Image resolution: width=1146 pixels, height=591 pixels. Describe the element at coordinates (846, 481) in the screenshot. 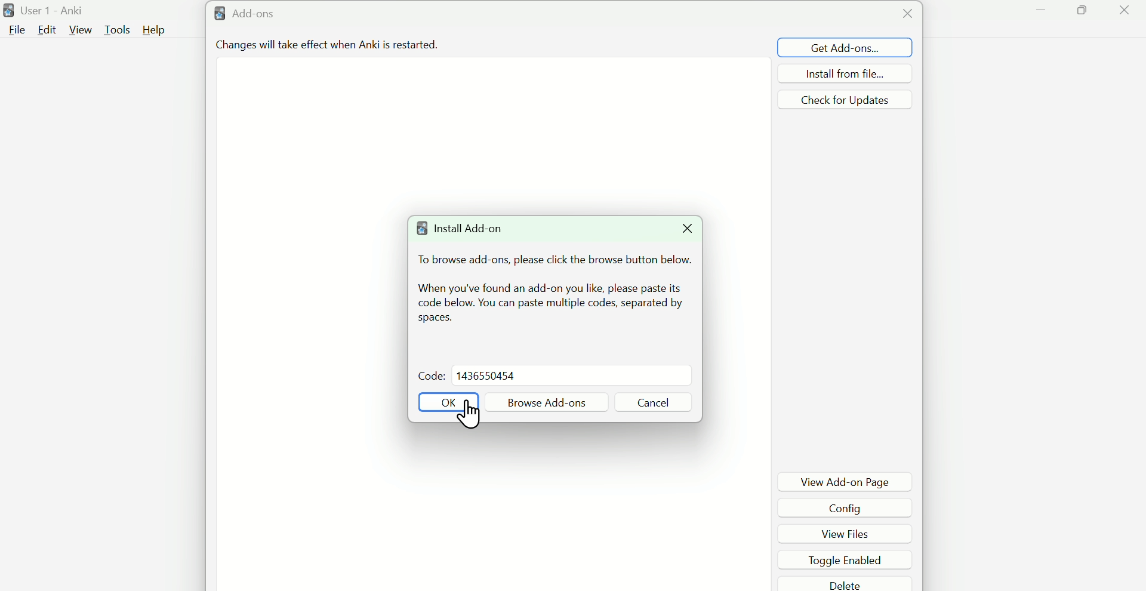

I see `View Add-on Page` at that location.